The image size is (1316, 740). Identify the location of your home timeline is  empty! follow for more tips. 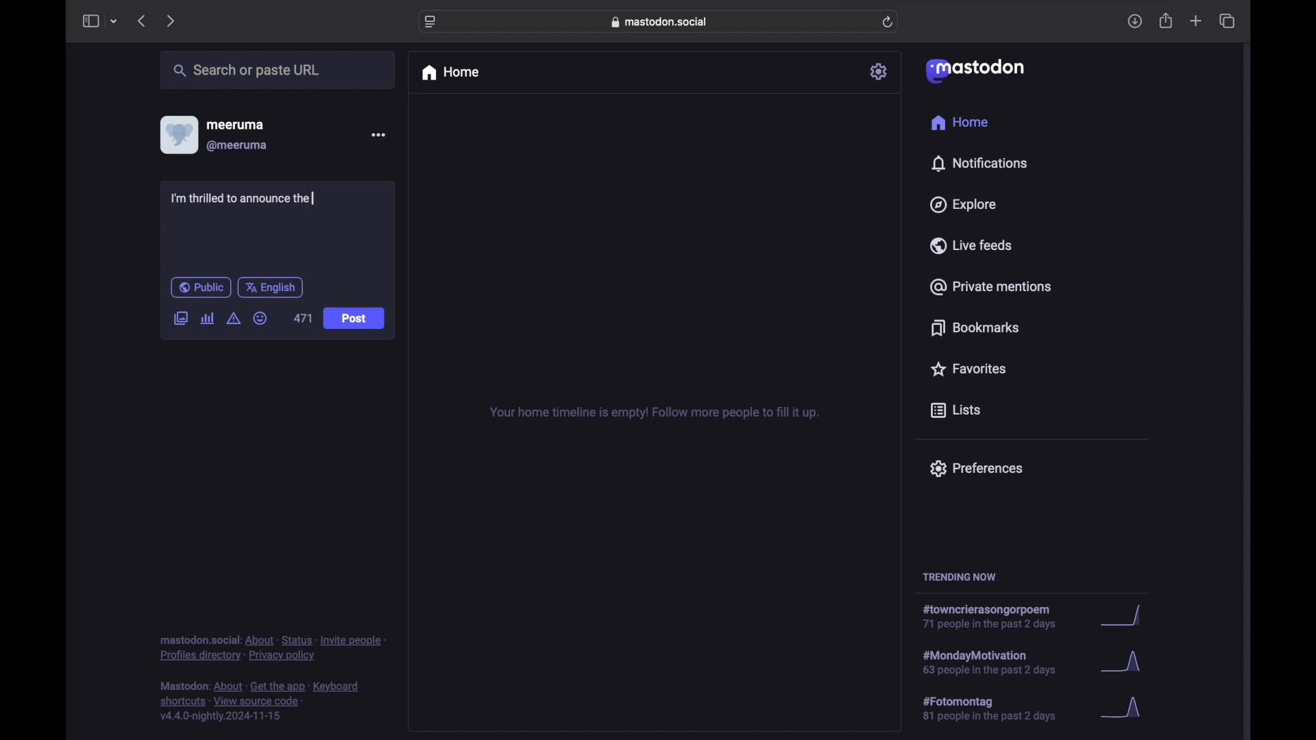
(653, 413).